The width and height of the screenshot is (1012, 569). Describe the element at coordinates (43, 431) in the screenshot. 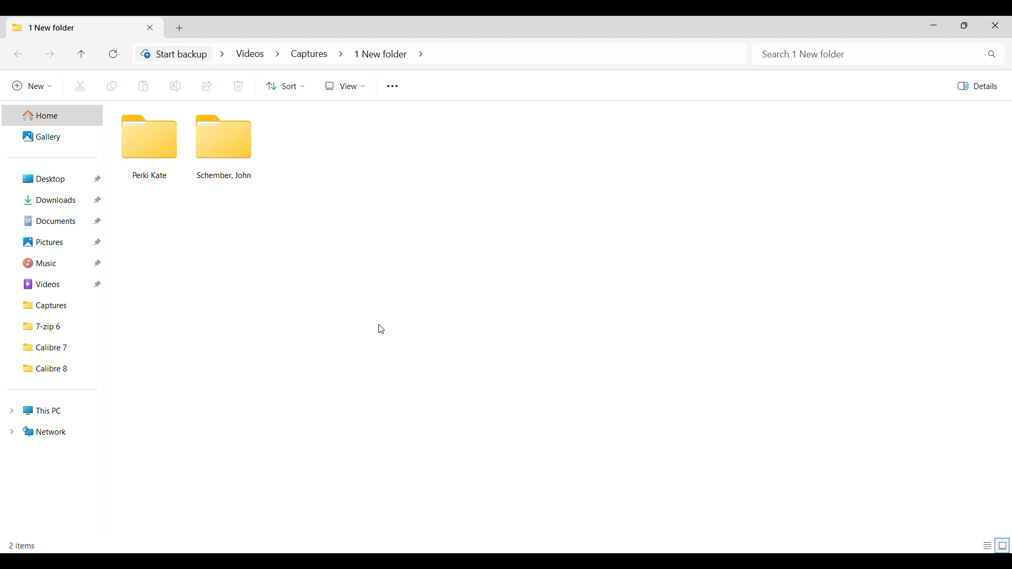

I see `Network` at that location.